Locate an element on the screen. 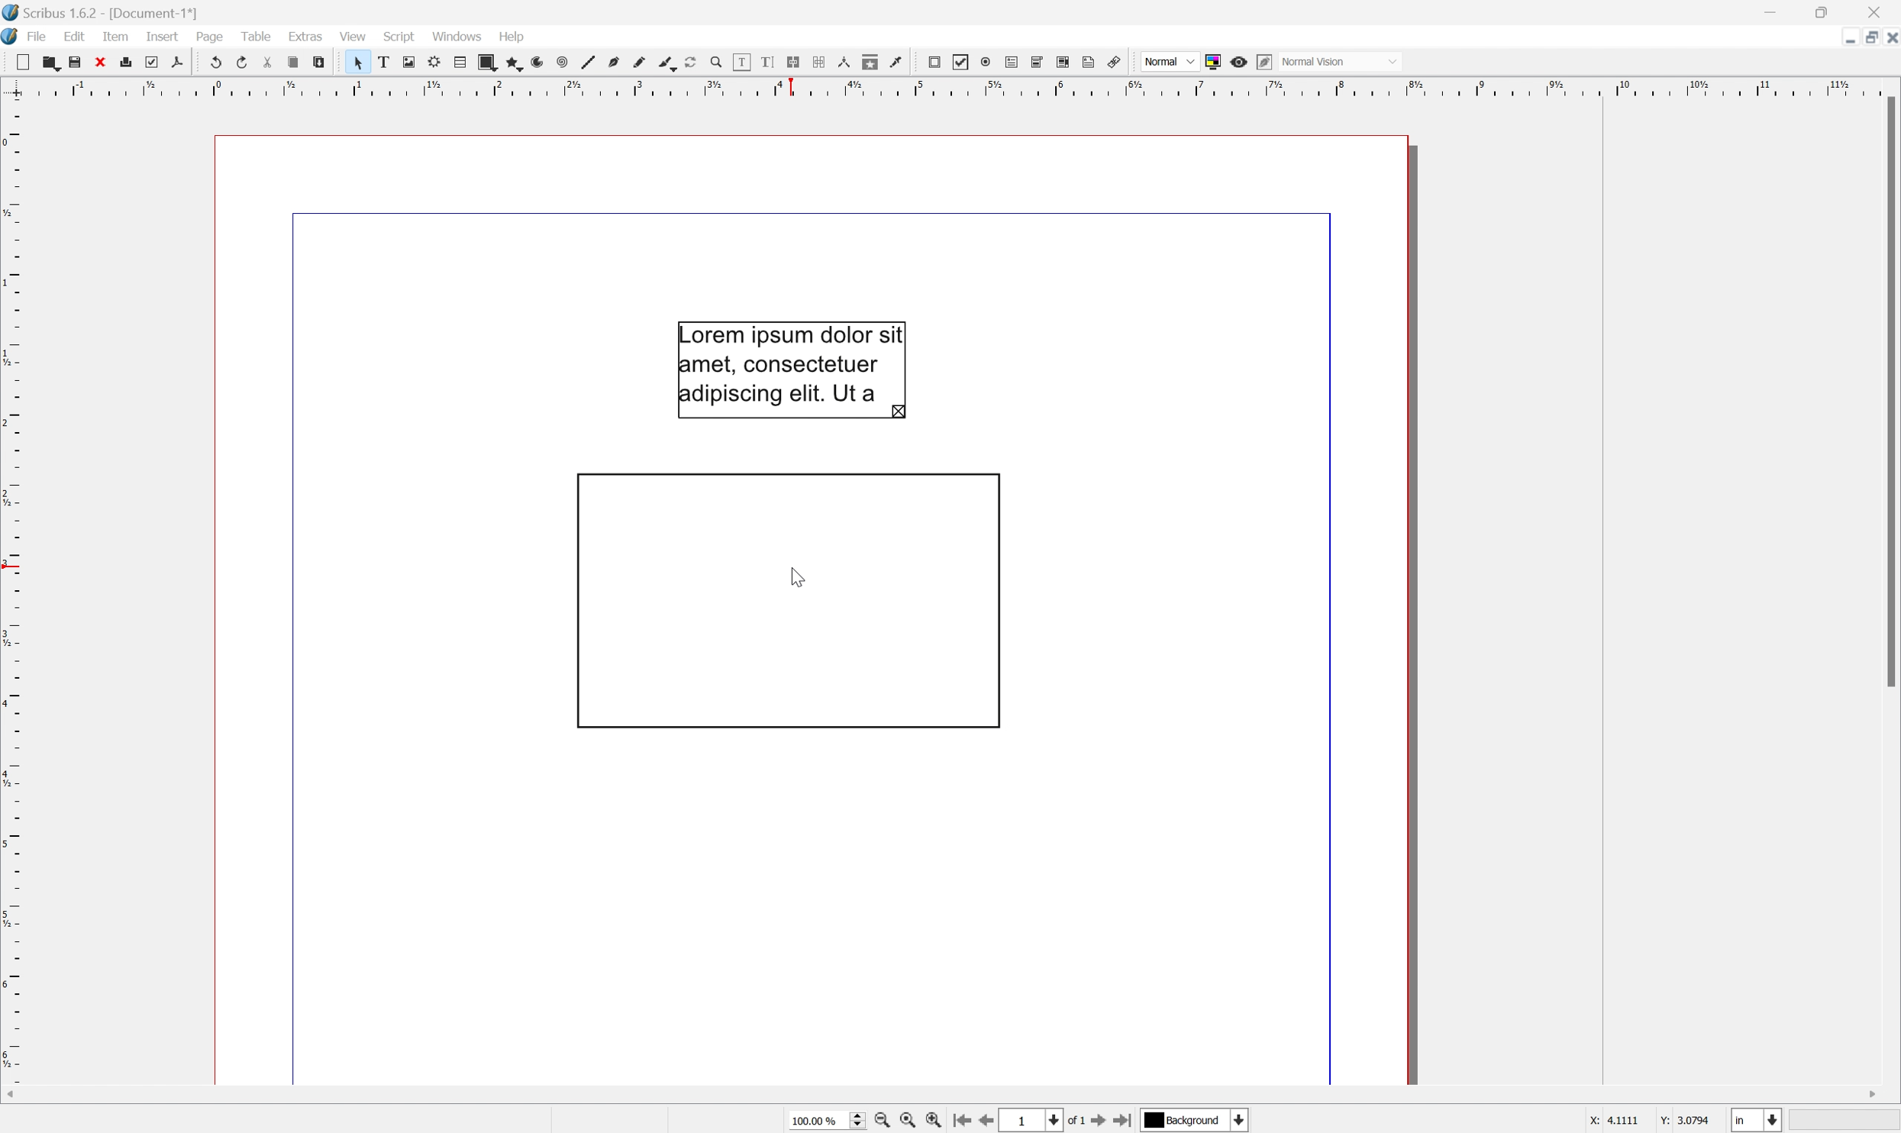  Image frame is located at coordinates (405, 61).